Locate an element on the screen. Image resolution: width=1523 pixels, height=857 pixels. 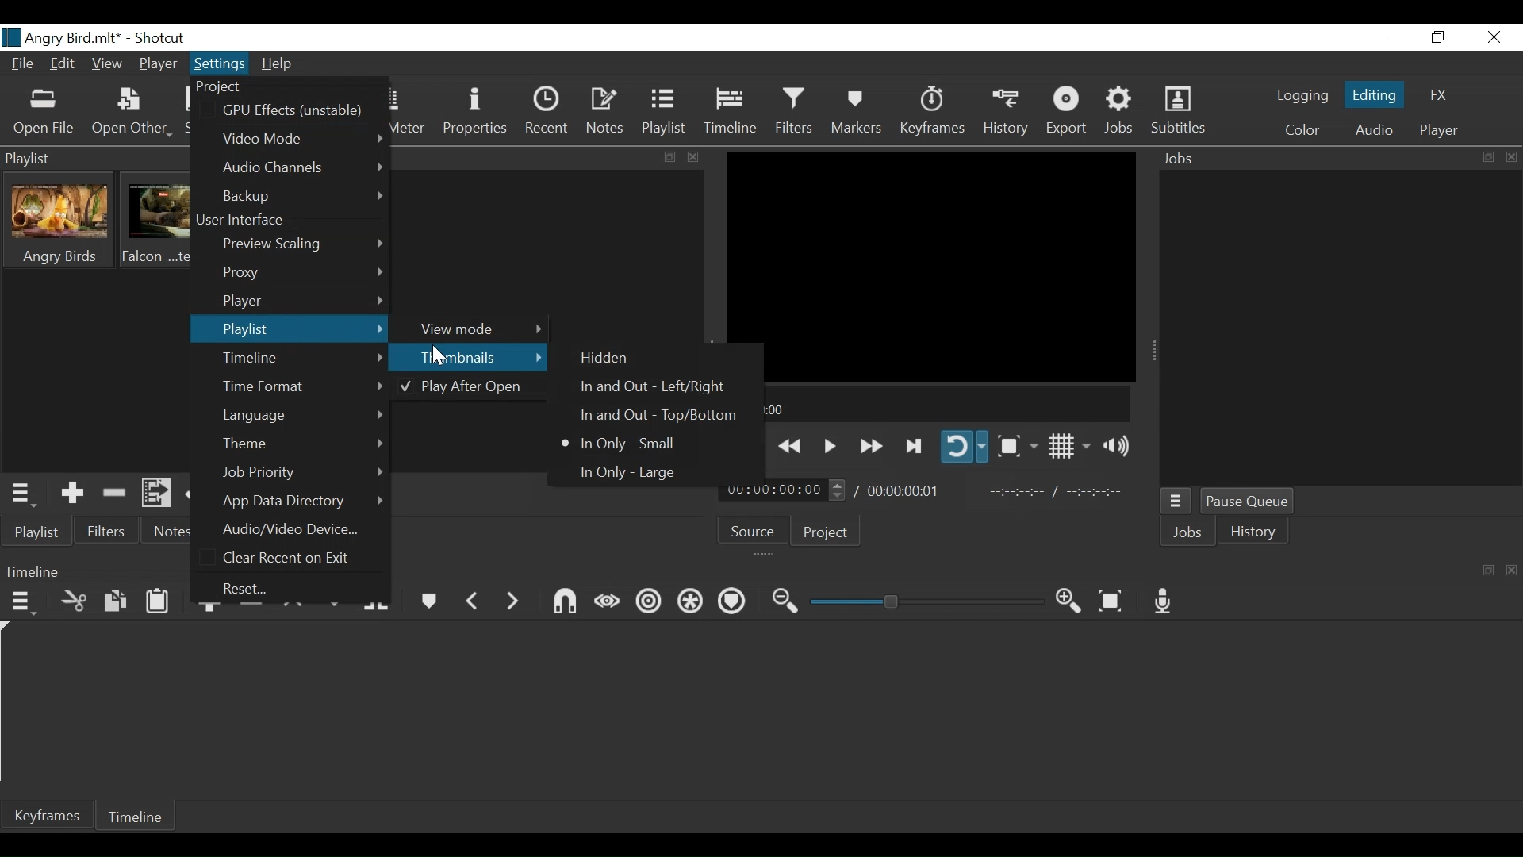
Ripple Delete is located at coordinates (250, 610).